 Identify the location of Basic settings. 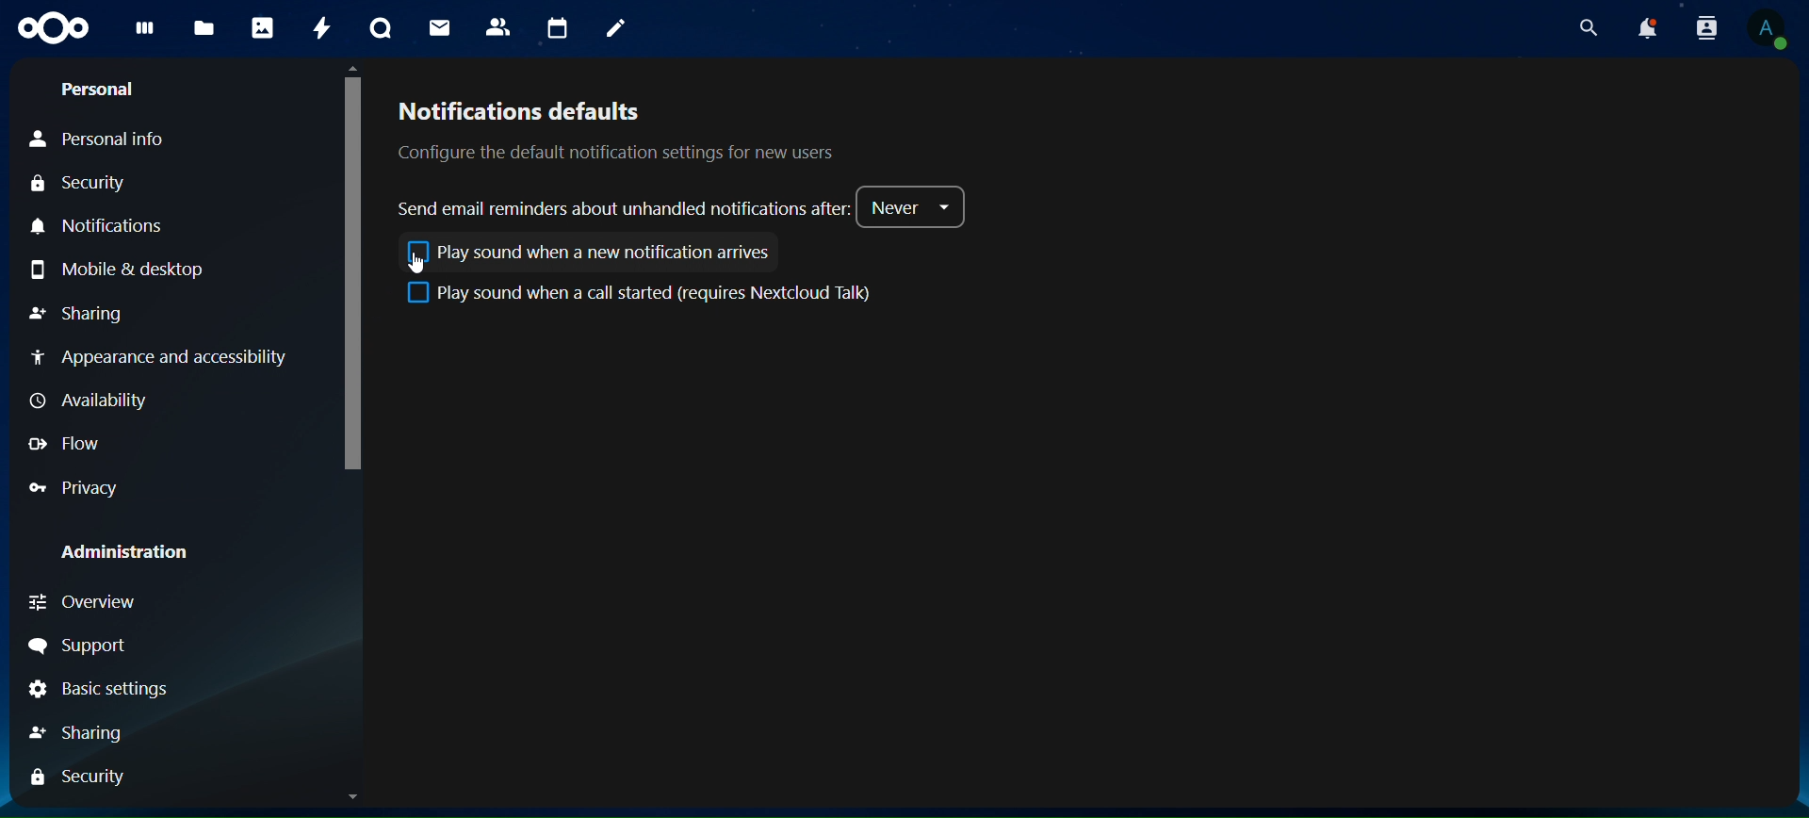
(102, 691).